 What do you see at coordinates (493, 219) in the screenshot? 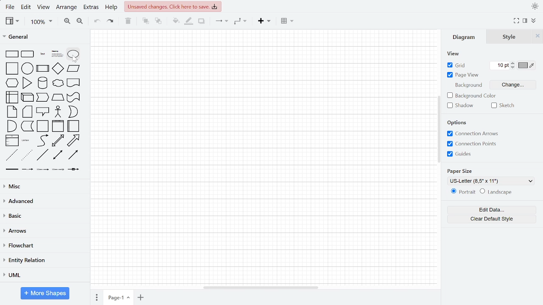
I see `clear default style` at bounding box center [493, 219].